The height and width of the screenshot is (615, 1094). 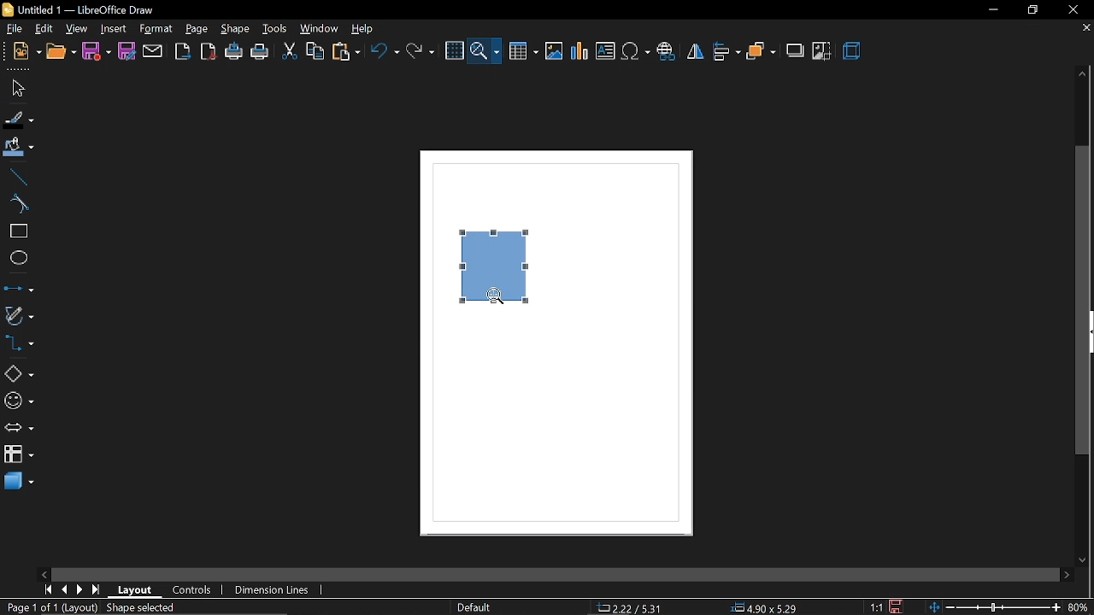 I want to click on move left, so click(x=44, y=574).